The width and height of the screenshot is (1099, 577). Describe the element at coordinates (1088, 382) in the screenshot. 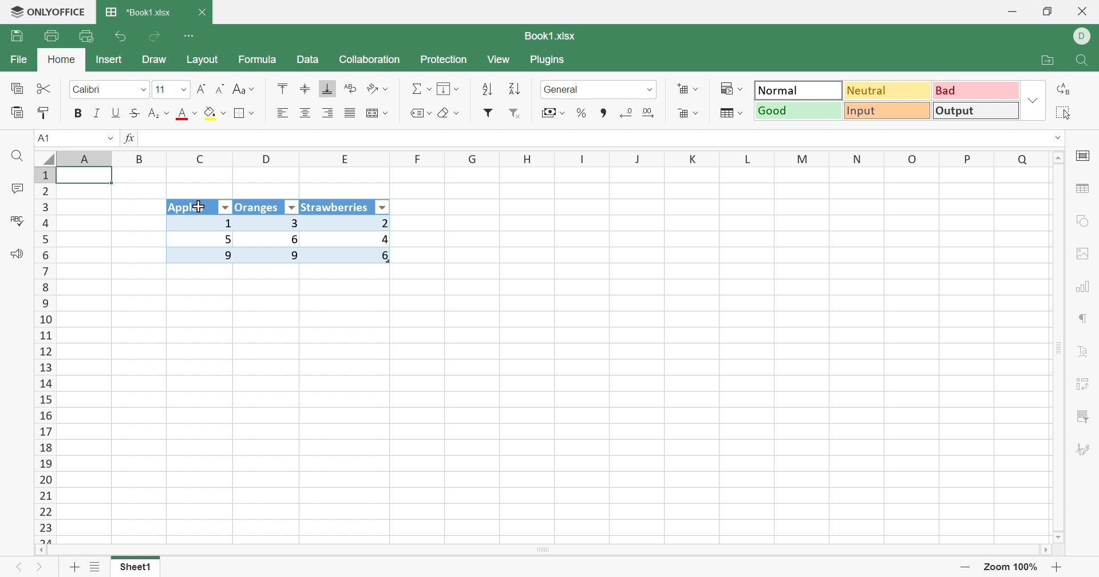

I see `Pivot table settings` at that location.